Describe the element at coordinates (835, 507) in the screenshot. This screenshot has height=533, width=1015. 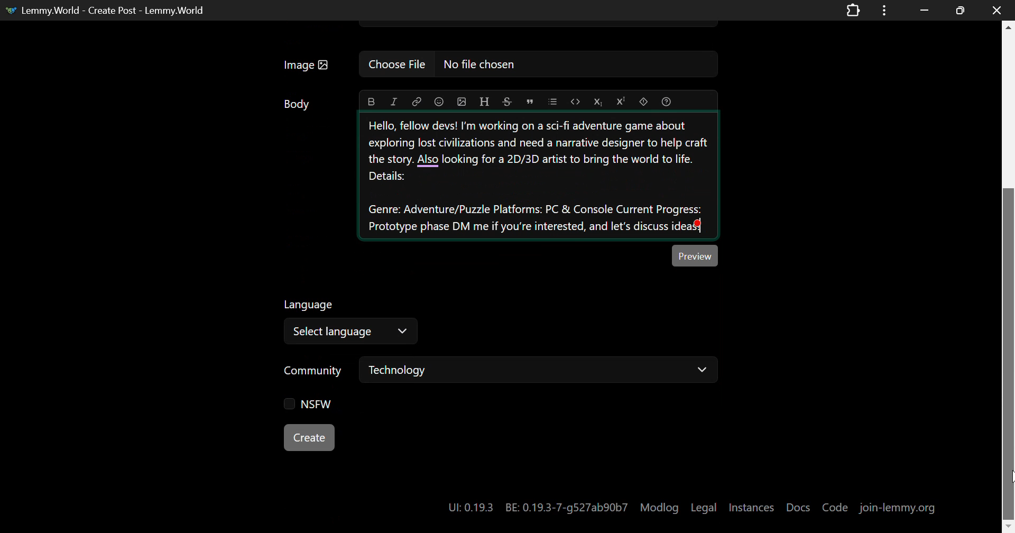
I see `Code` at that location.